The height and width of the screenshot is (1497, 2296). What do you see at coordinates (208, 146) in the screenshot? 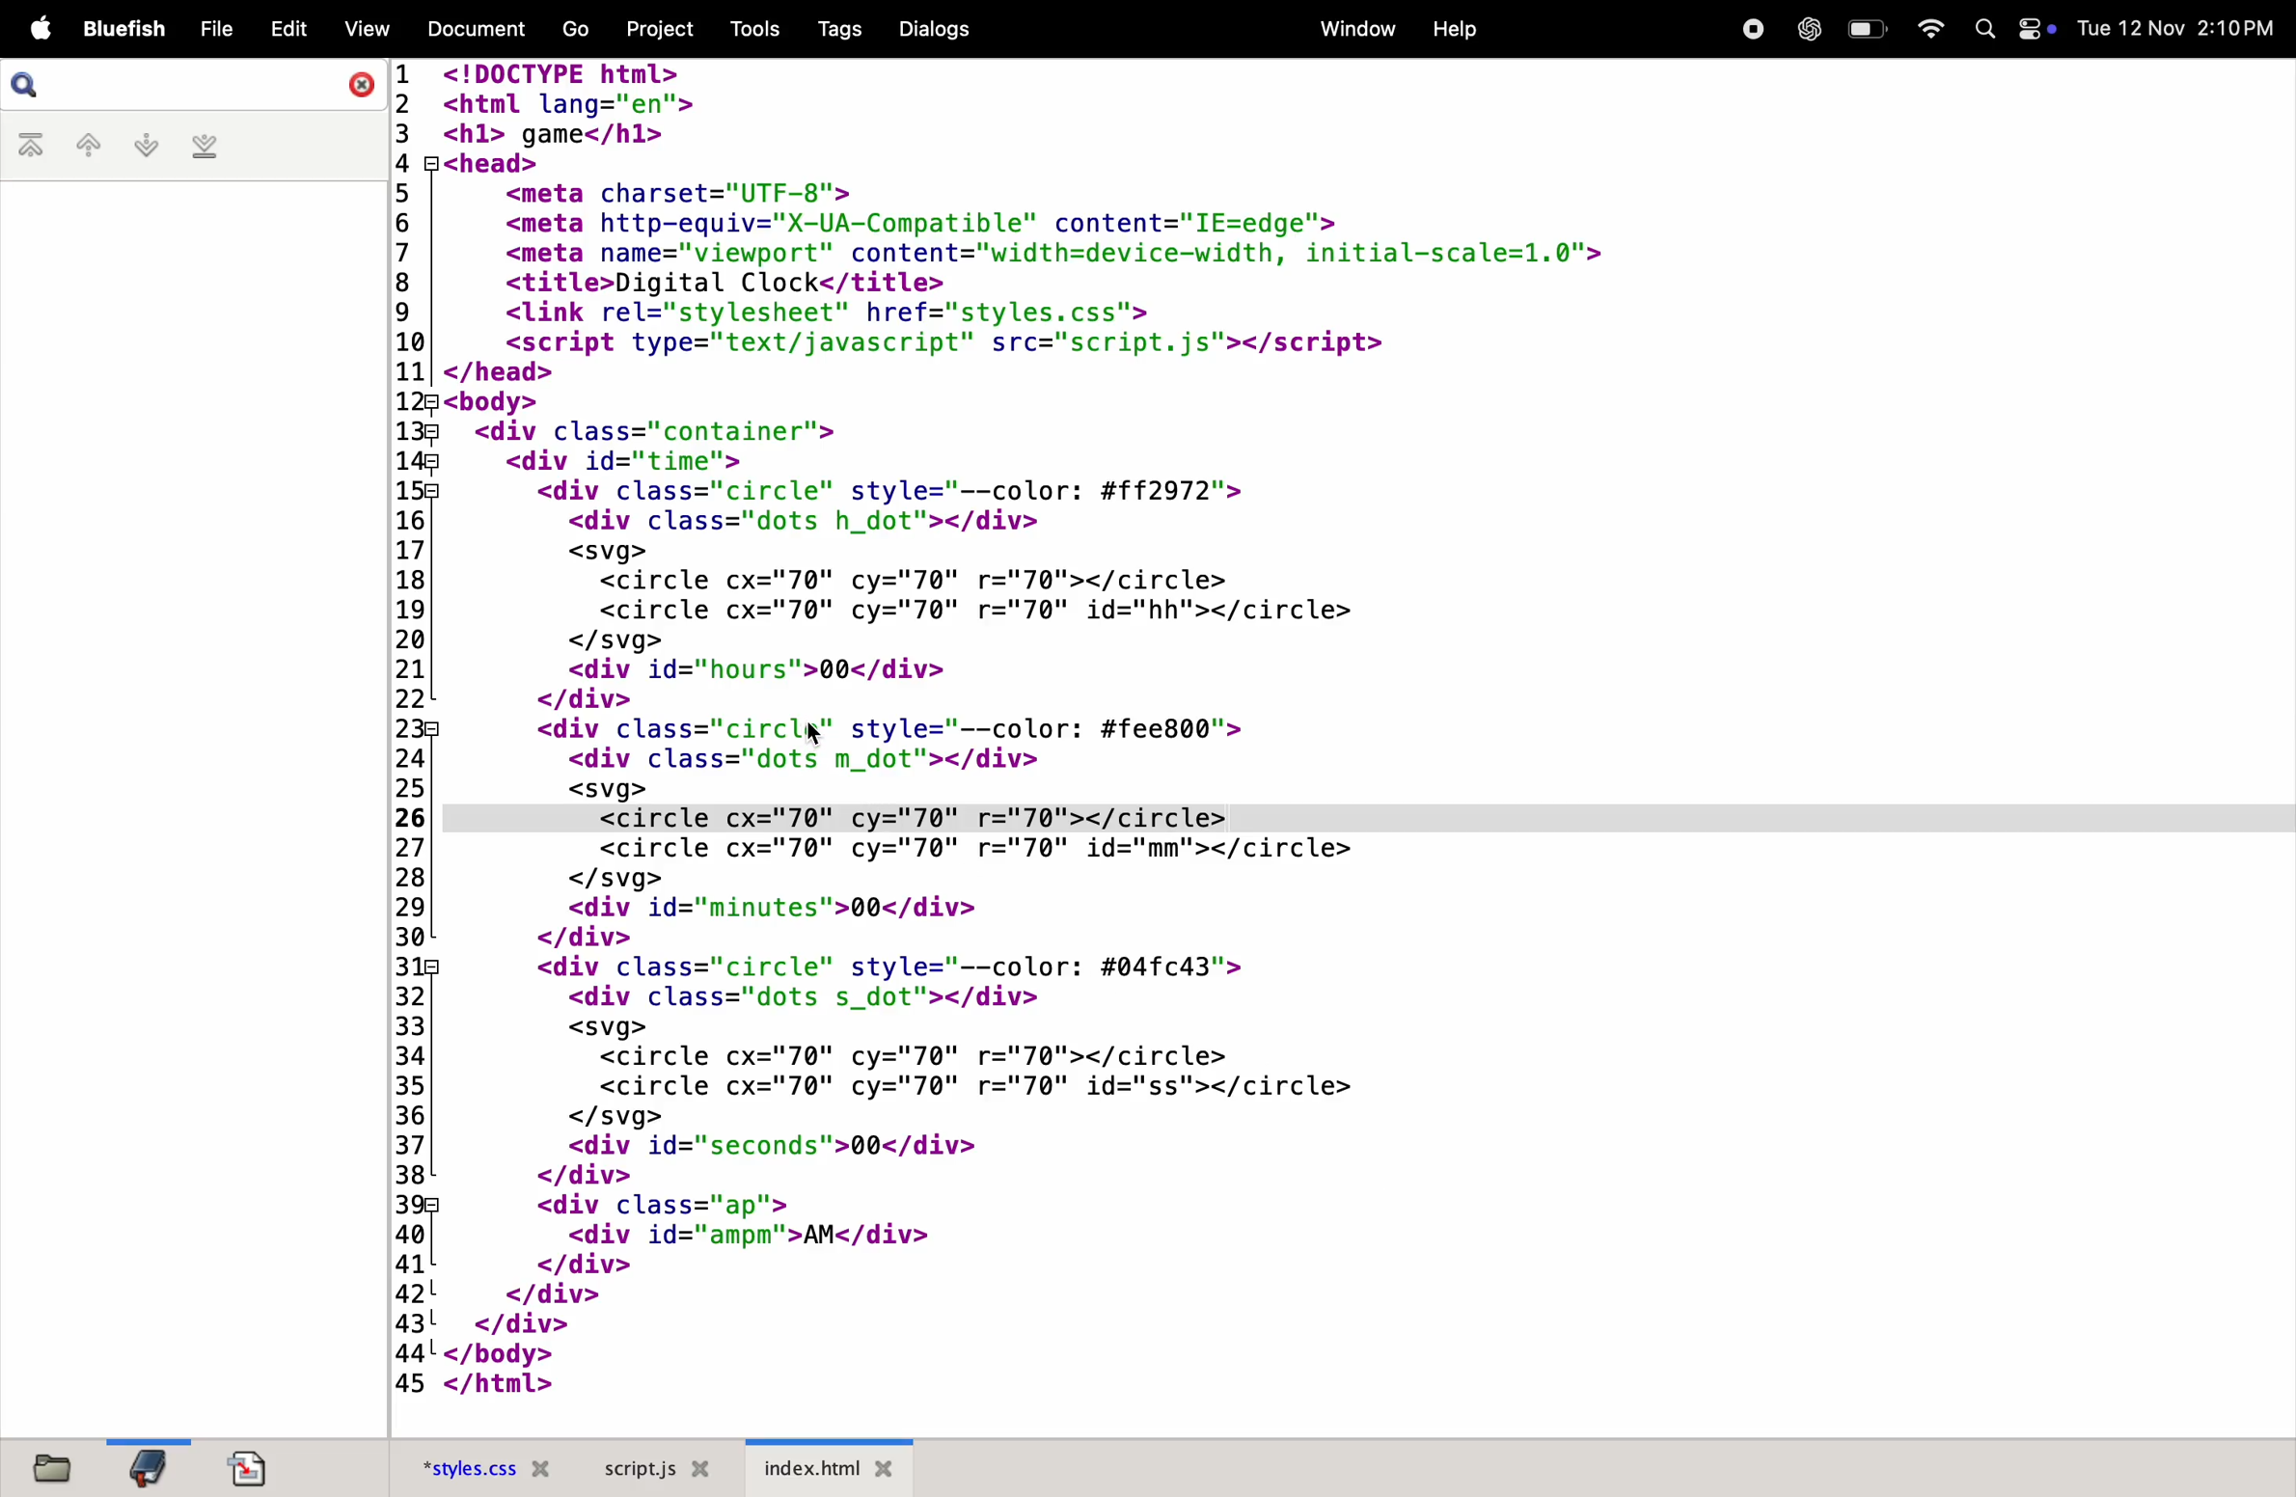
I see `last bookmark` at bounding box center [208, 146].